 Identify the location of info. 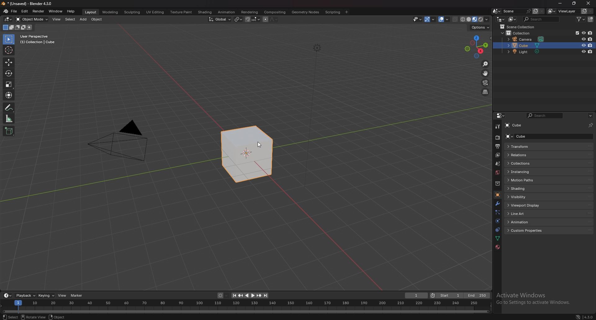
(38, 39).